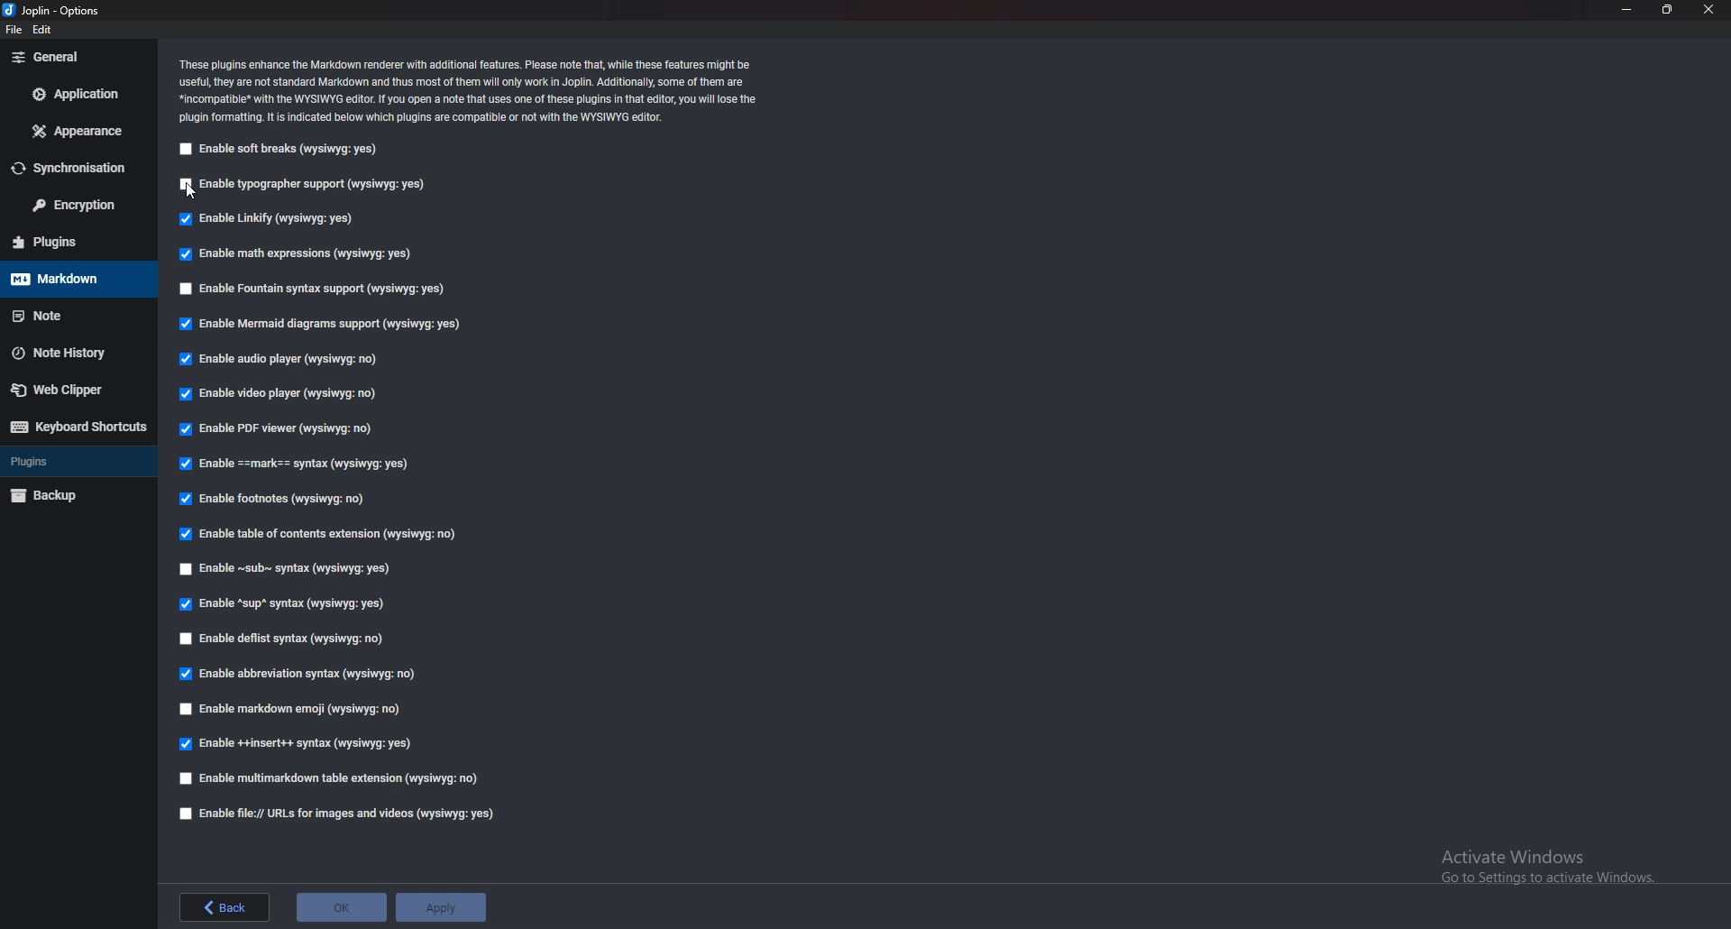 Image resolution: width=1731 pixels, height=929 pixels. What do you see at coordinates (43, 30) in the screenshot?
I see `edit` at bounding box center [43, 30].